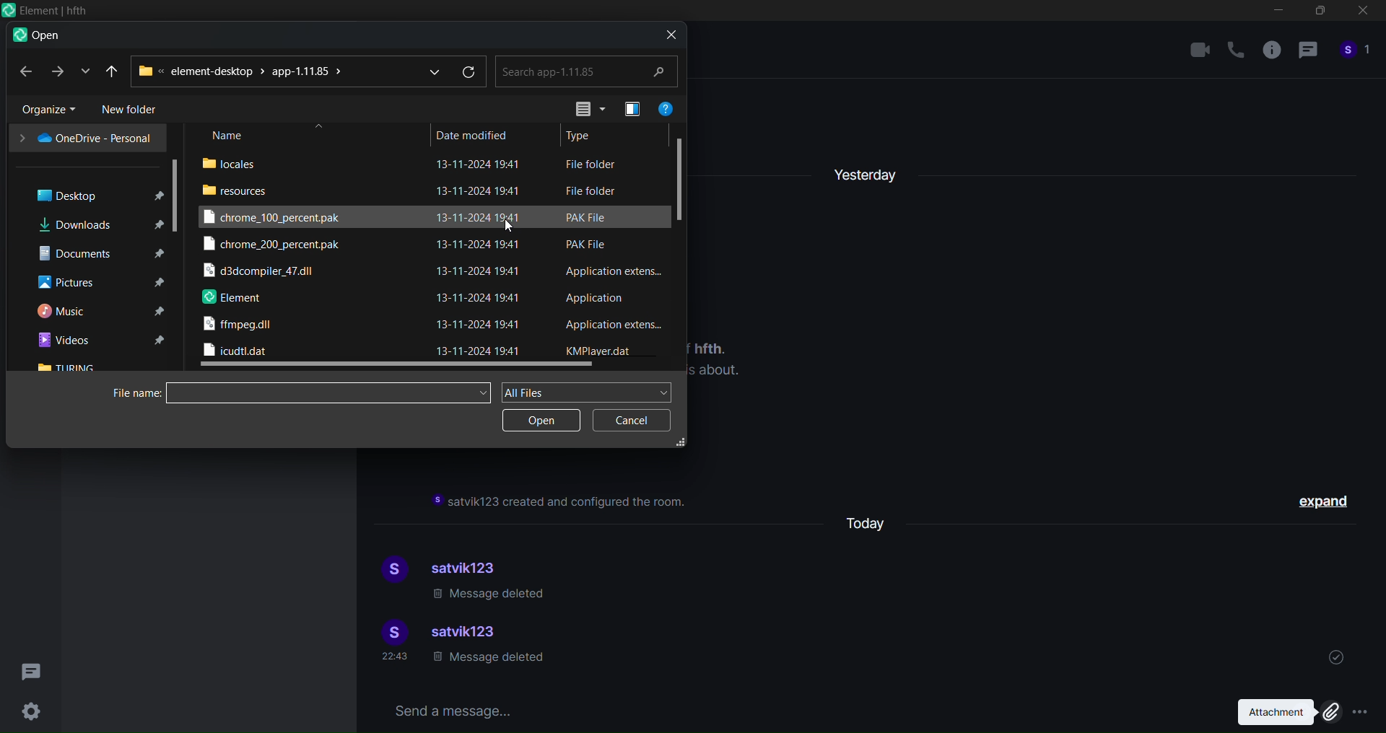 The image size is (1386, 733). What do you see at coordinates (681, 443) in the screenshot?
I see `resize dialog` at bounding box center [681, 443].